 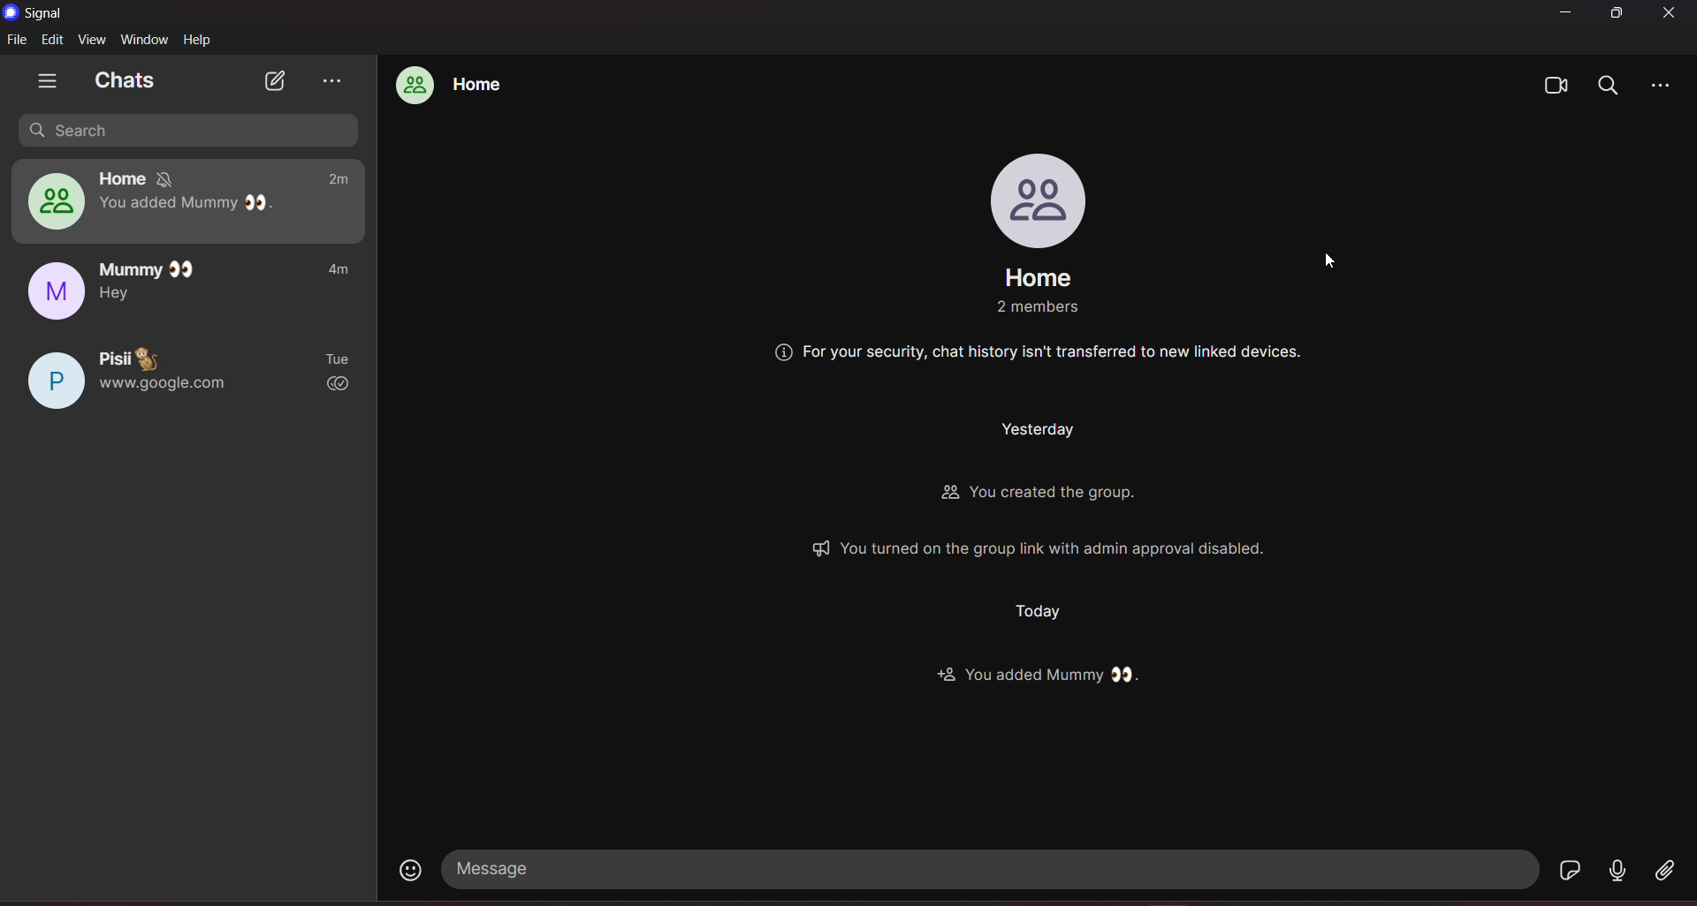 I want to click on edit, so click(x=53, y=38).